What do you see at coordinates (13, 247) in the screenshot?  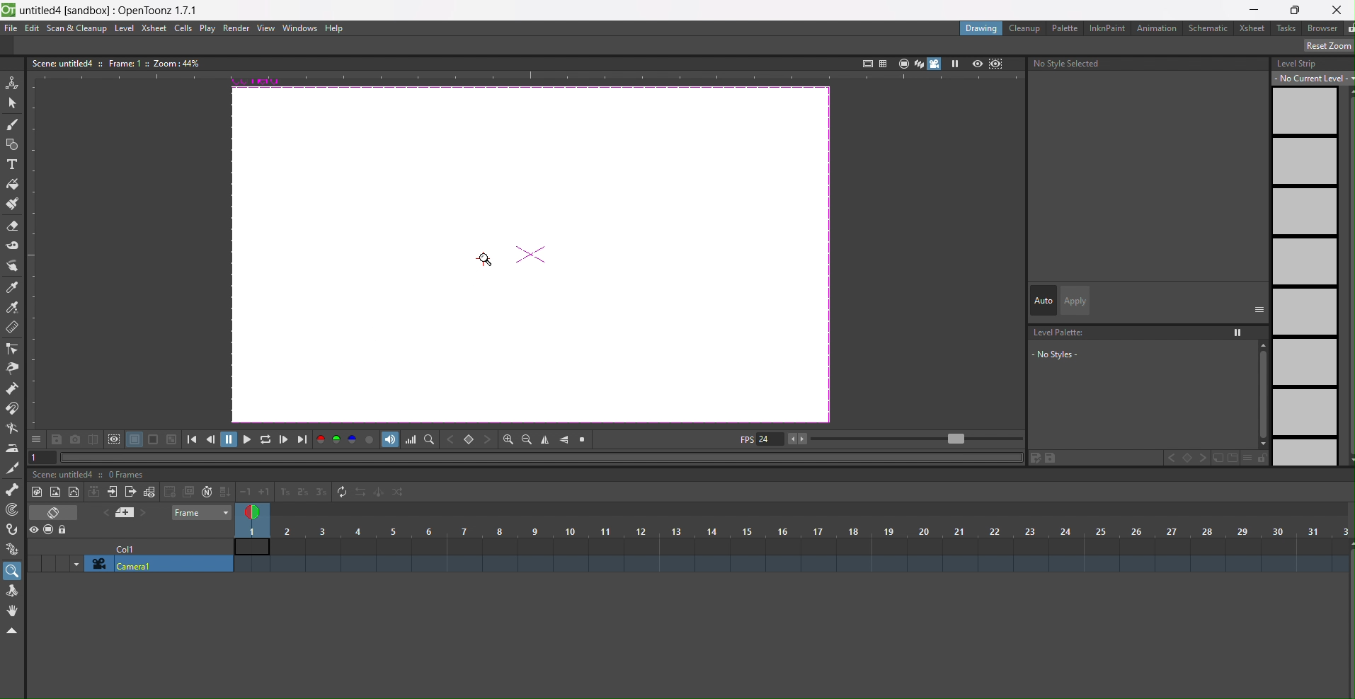 I see `tape tool` at bounding box center [13, 247].